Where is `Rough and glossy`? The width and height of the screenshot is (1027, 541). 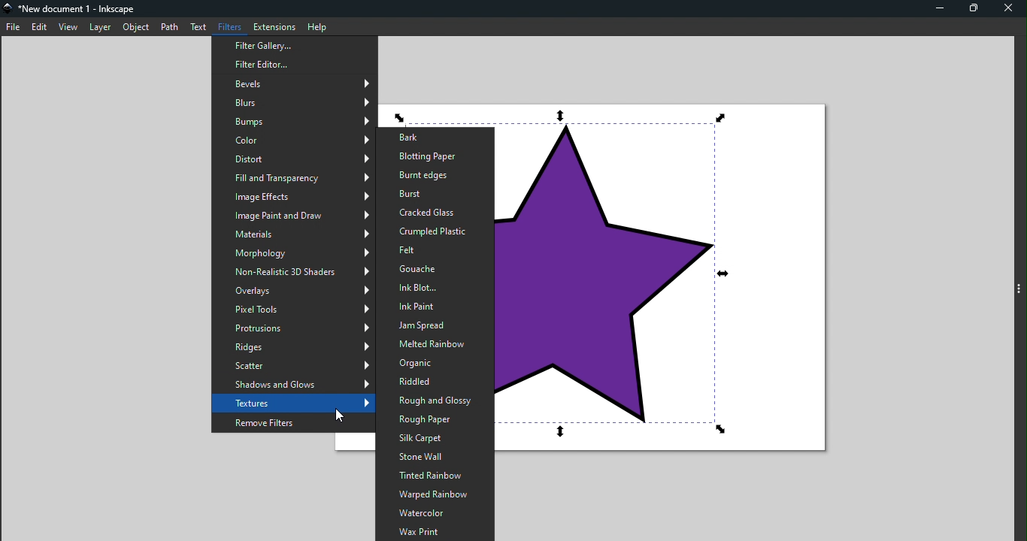 Rough and glossy is located at coordinates (432, 402).